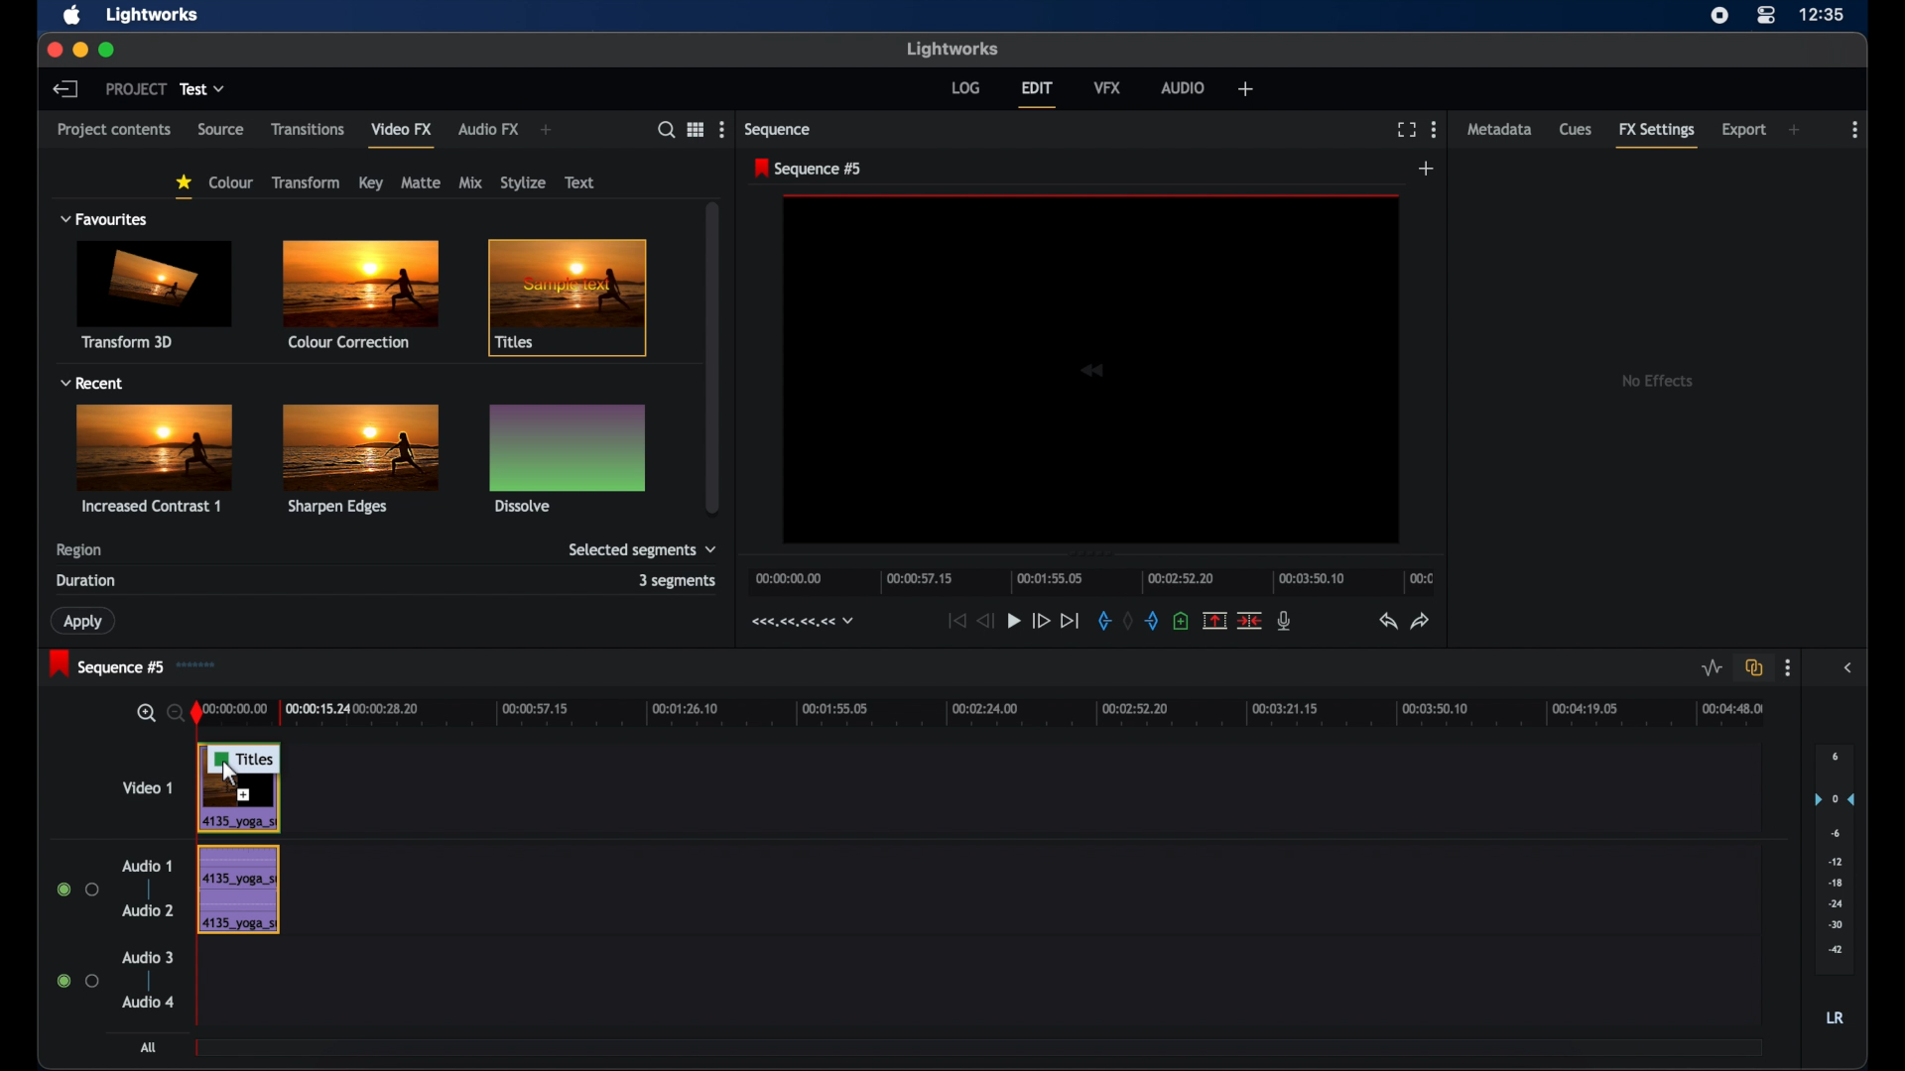 Image resolution: width=1905 pixels, height=1071 pixels. Describe the element at coordinates (243, 806) in the screenshot. I see `video clip` at that location.